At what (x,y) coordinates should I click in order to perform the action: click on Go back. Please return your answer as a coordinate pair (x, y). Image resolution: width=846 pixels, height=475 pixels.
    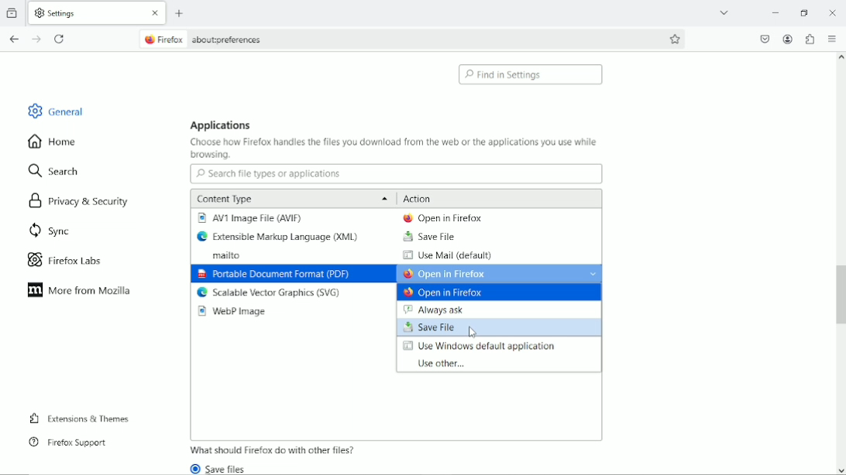
    Looking at the image, I should click on (14, 39).